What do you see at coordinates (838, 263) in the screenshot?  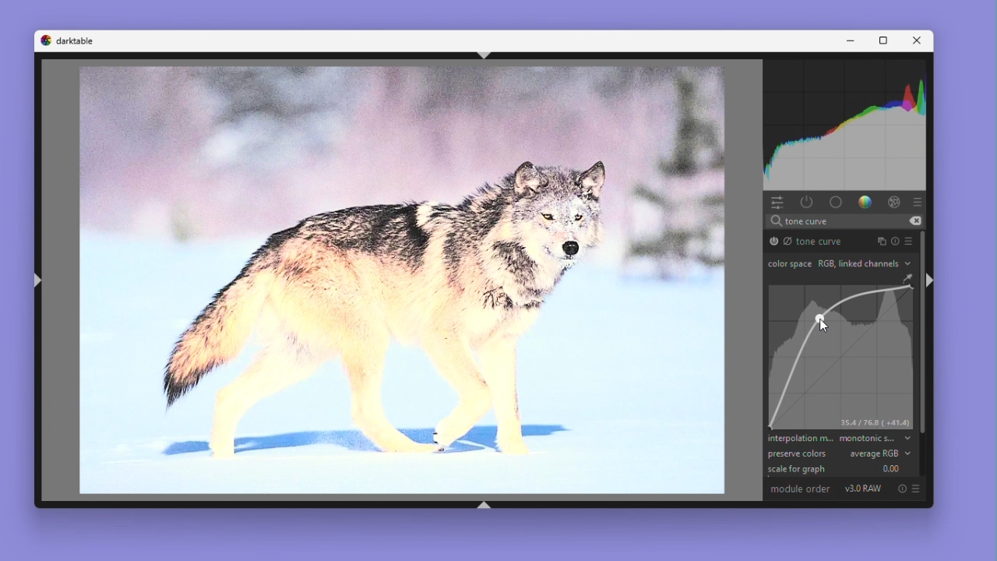 I see `Colour space RGB link channels` at bounding box center [838, 263].